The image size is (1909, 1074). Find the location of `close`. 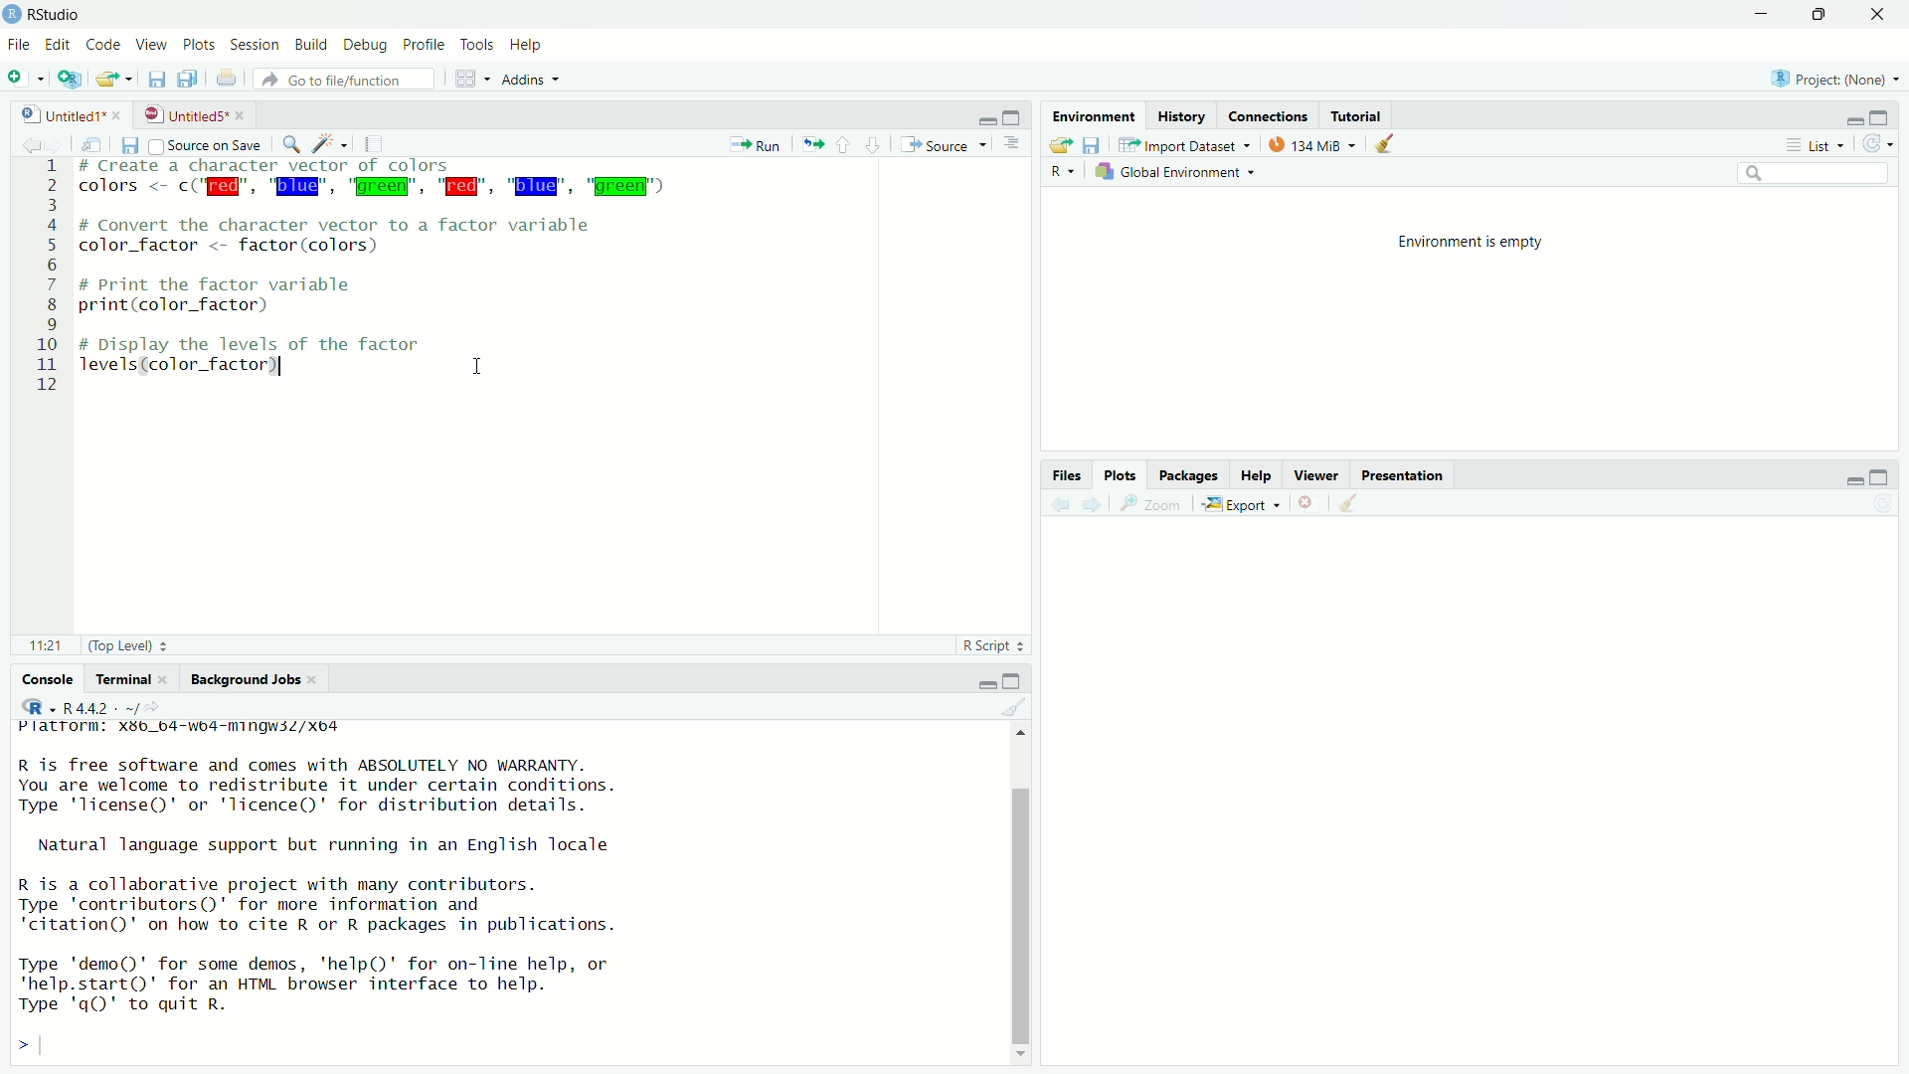

close is located at coordinates (246, 114).